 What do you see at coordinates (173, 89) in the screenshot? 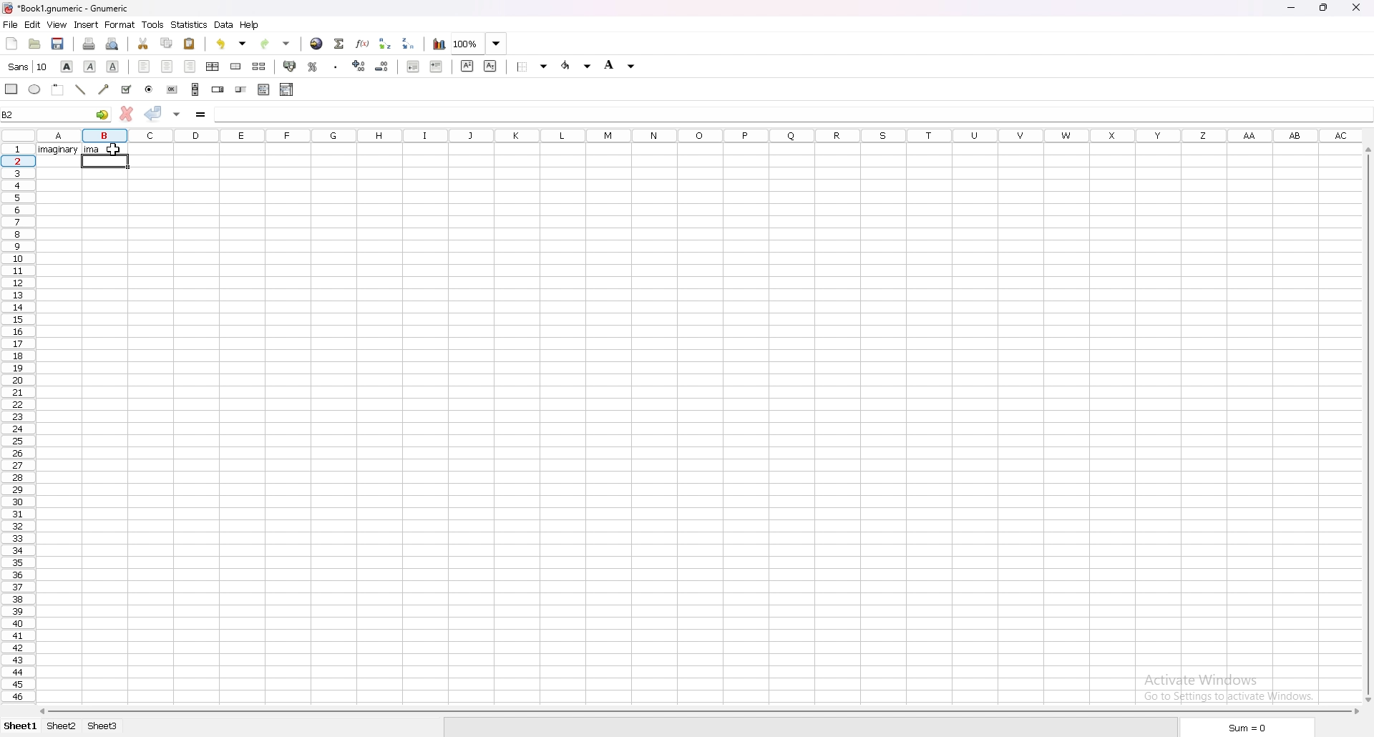
I see `button` at bounding box center [173, 89].